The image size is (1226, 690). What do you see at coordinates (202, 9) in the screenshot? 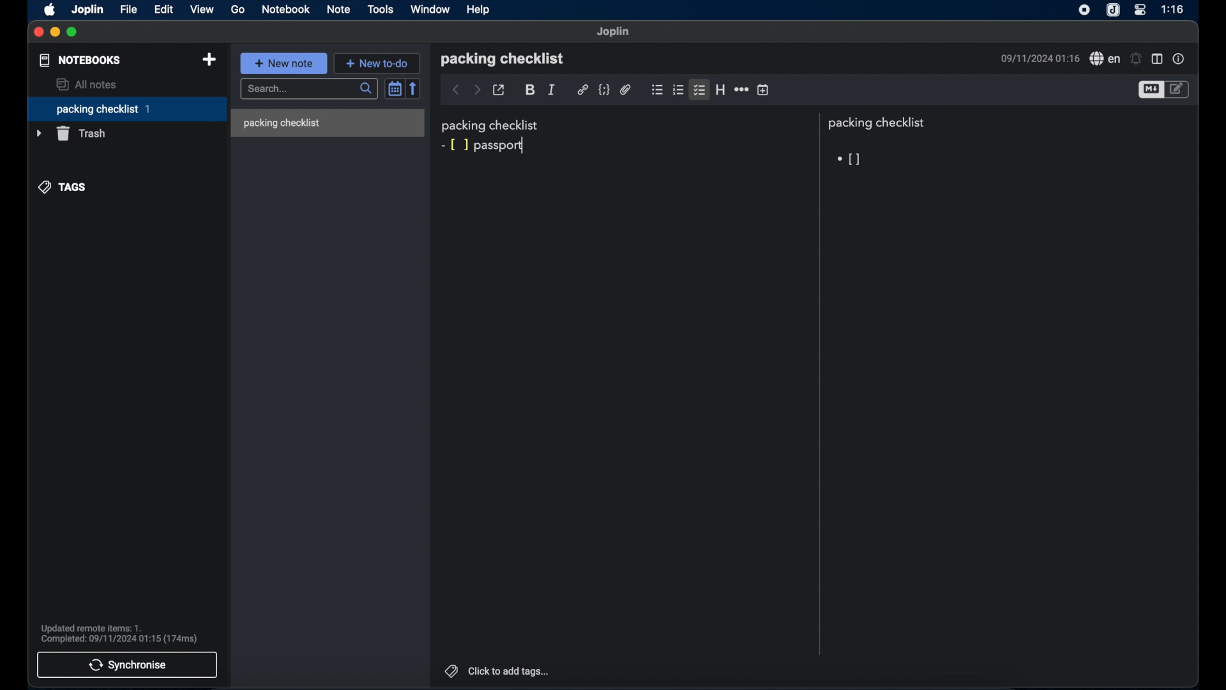
I see `view` at bounding box center [202, 9].